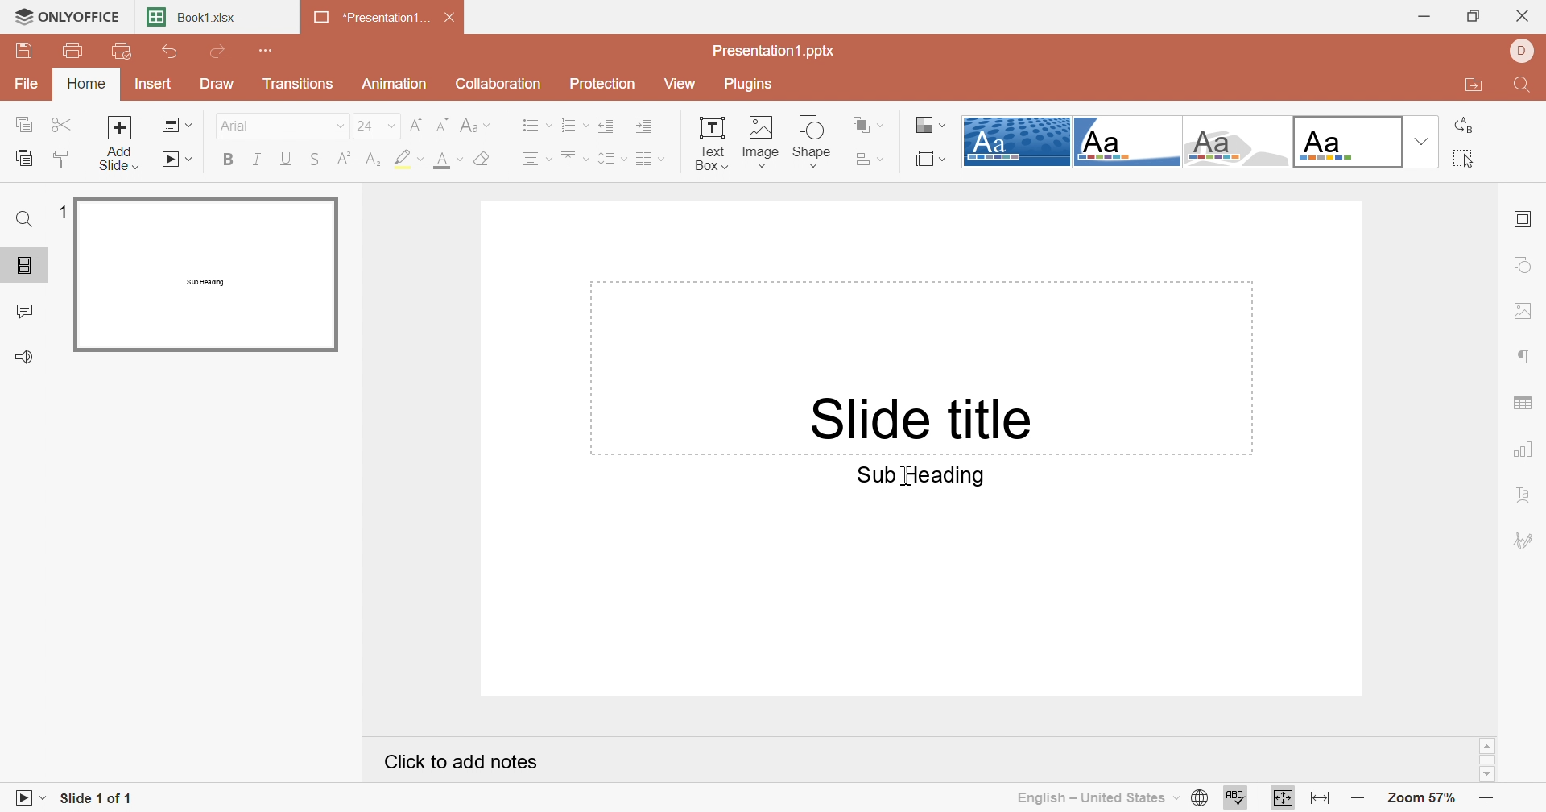 The height and width of the screenshot is (812, 1546). What do you see at coordinates (27, 356) in the screenshot?
I see `Feedback & Support` at bounding box center [27, 356].